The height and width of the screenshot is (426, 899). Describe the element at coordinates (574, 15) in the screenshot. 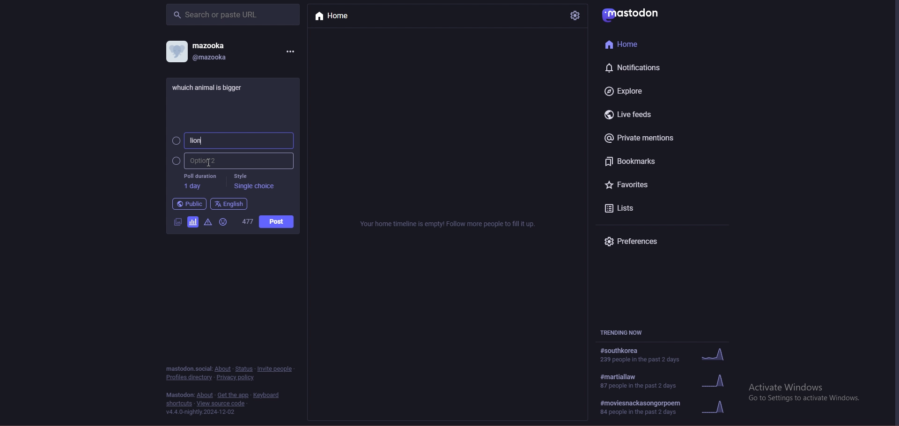

I see `settings` at that location.